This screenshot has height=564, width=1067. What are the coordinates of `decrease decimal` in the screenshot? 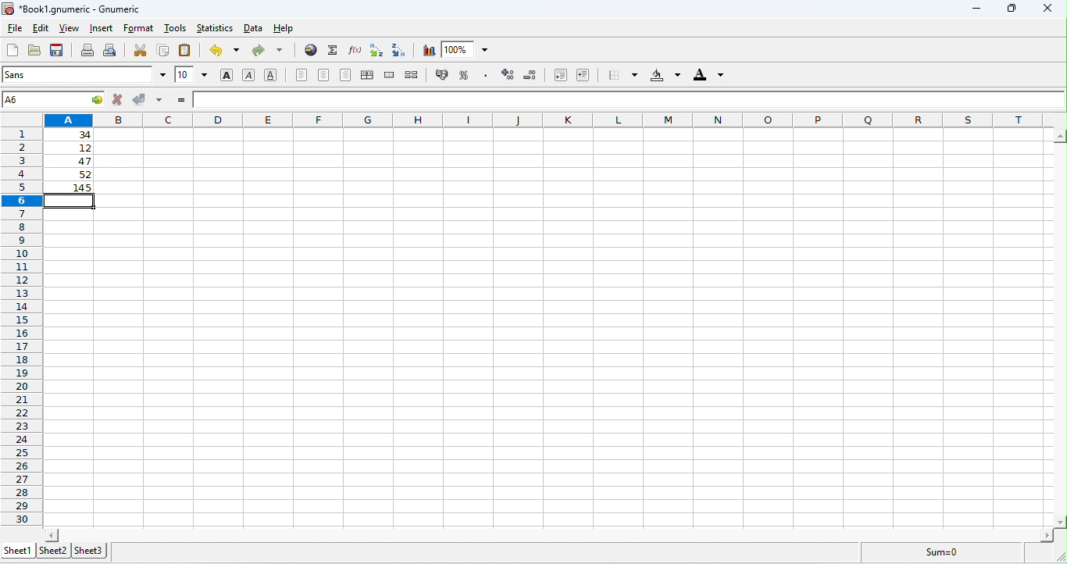 It's located at (508, 74).